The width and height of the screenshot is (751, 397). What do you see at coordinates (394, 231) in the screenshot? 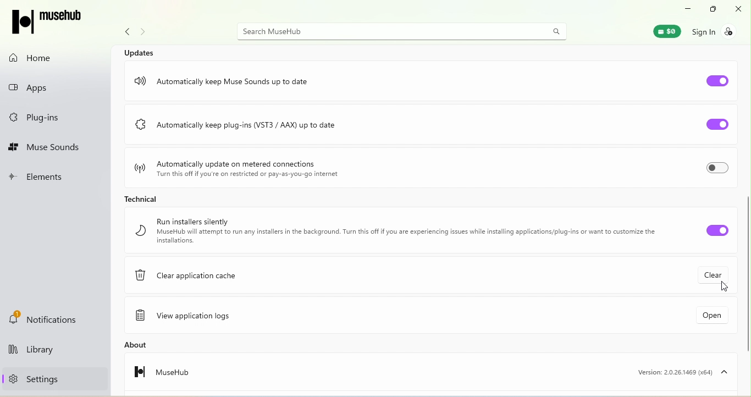
I see `Run installers silently MuseHub will attempt to run any installers in the background. Turn this off if you are experiencing issues while installing applications plug-ins or want to customize the installations.` at bounding box center [394, 231].